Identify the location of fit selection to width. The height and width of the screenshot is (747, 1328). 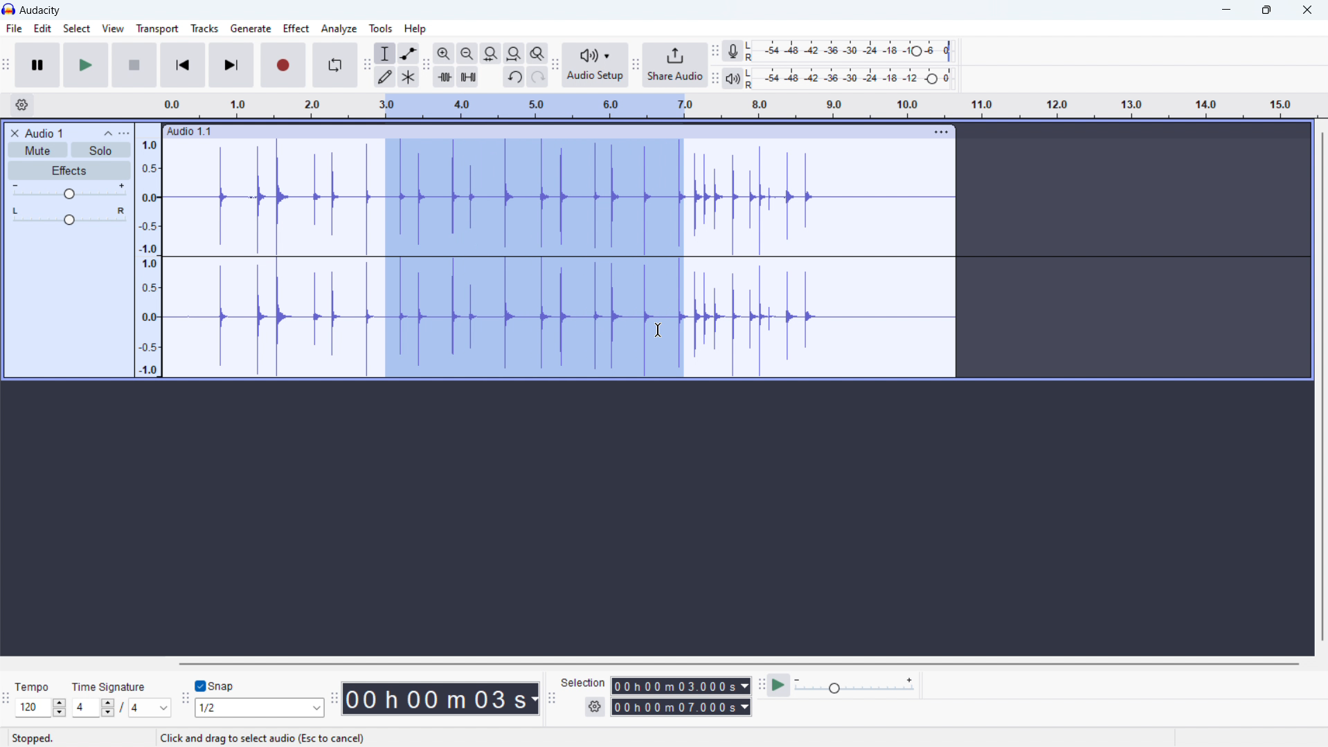
(490, 53).